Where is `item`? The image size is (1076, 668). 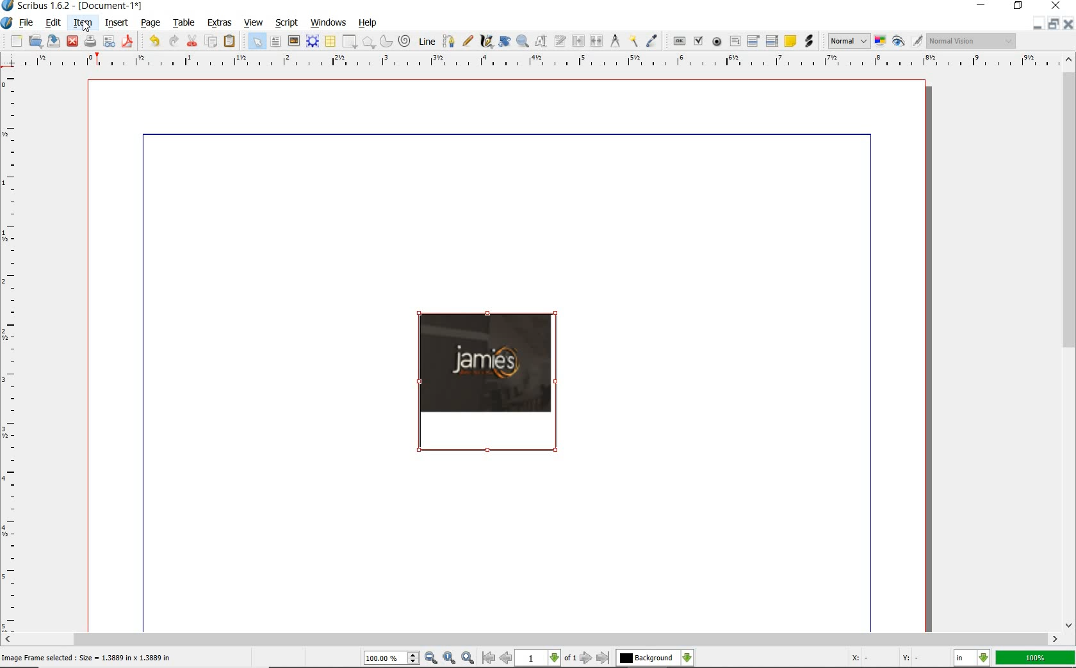 item is located at coordinates (83, 23).